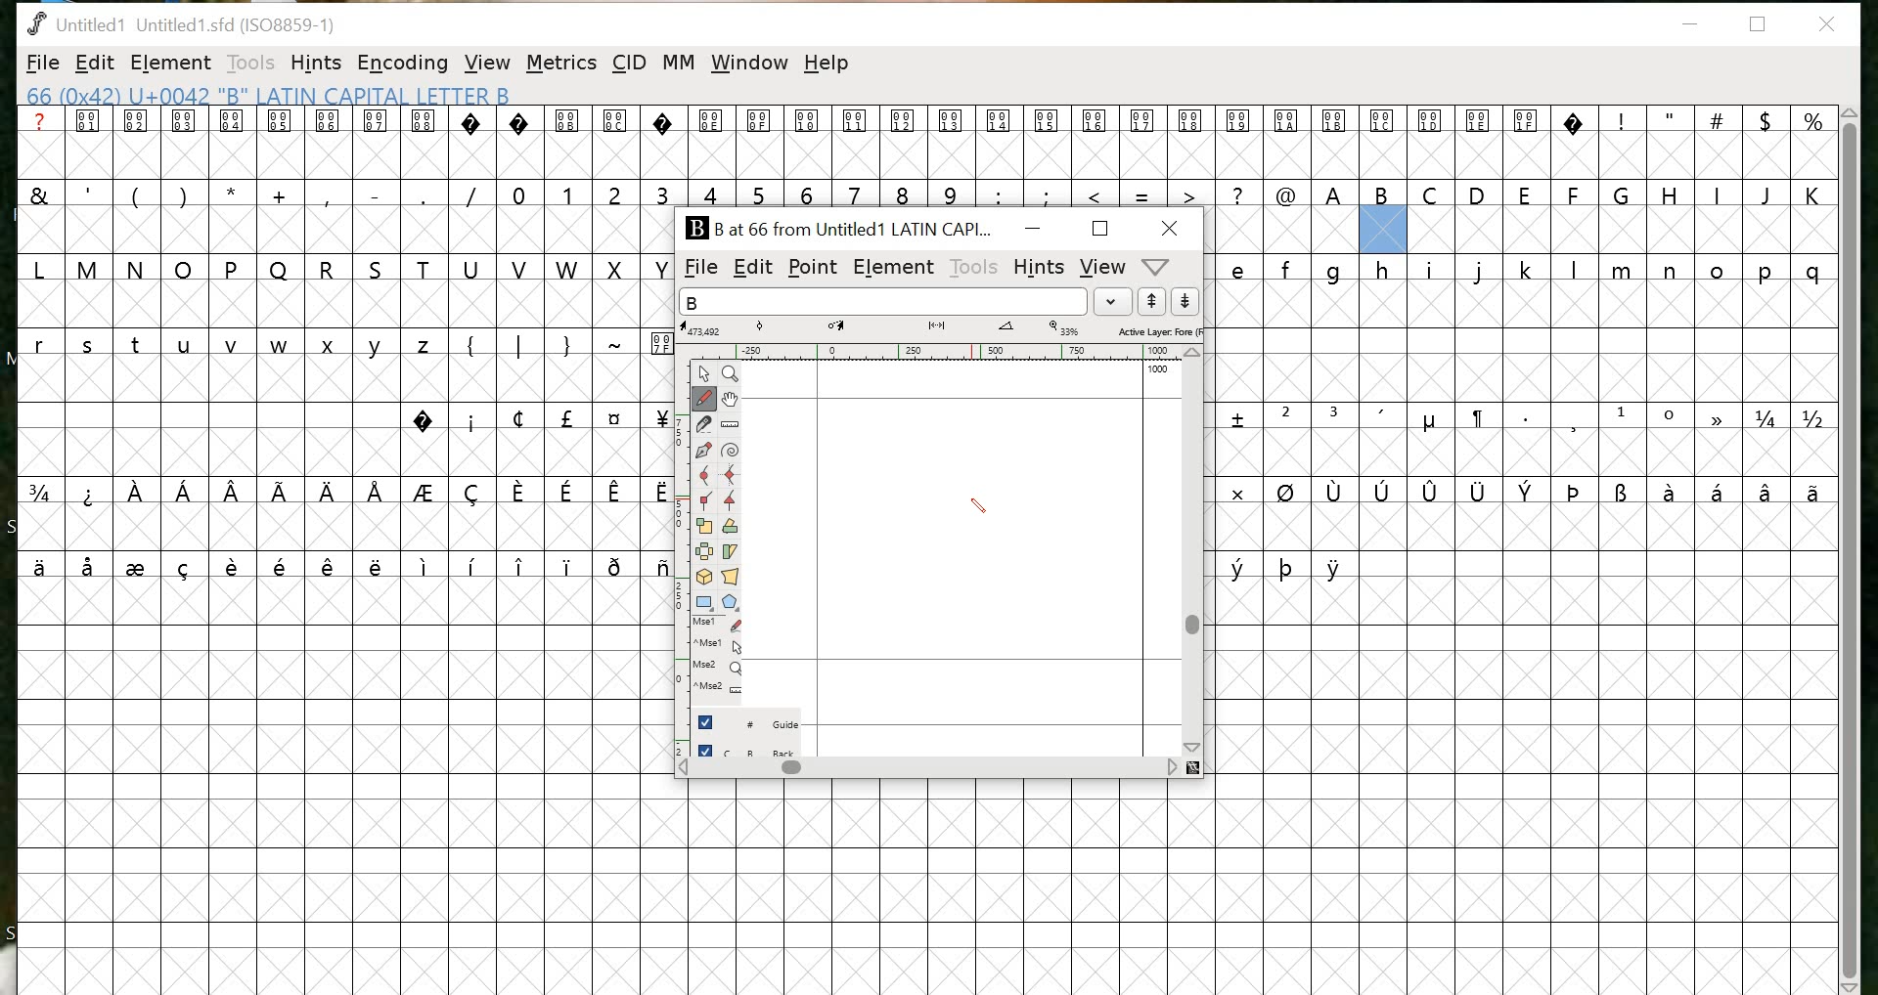 The height and width of the screenshot is (995, 1878). What do you see at coordinates (1158, 373) in the screenshot?
I see `100` at bounding box center [1158, 373].